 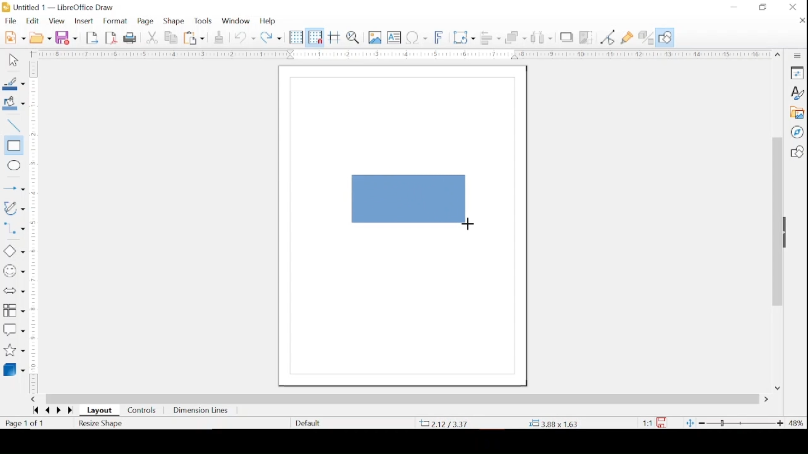 I want to click on diamond, so click(x=13, y=251).